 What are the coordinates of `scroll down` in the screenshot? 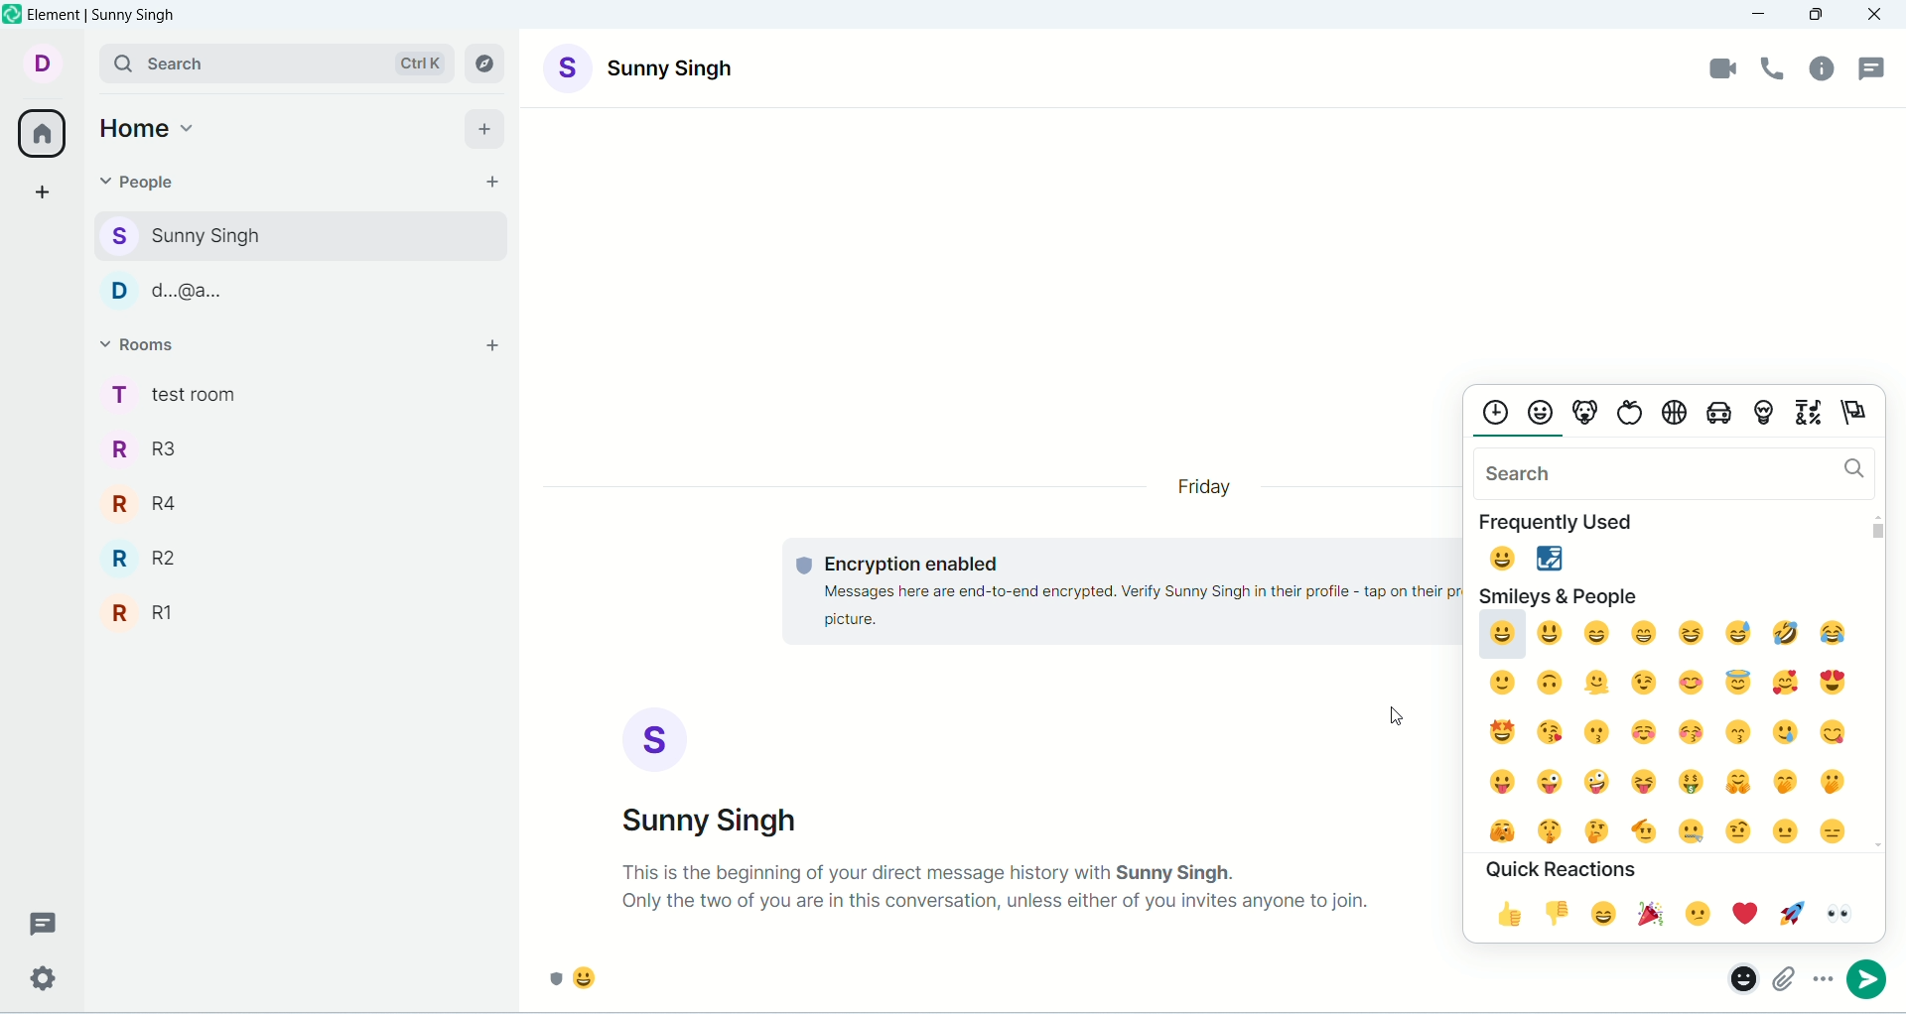 It's located at (1874, 836).